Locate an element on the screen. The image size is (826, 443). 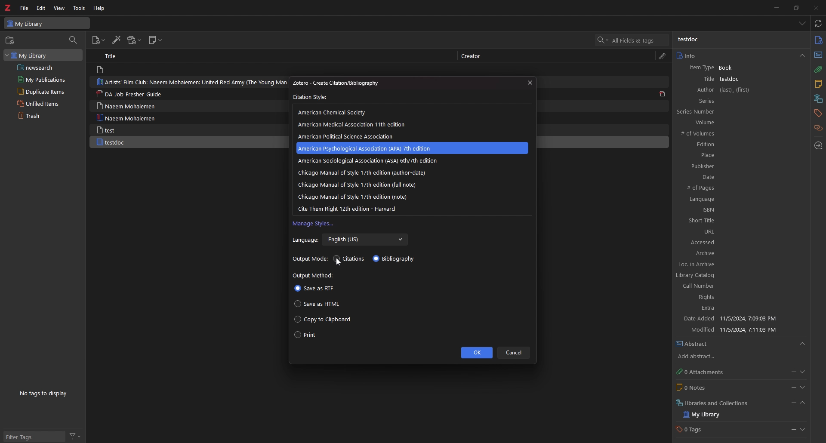
my publications is located at coordinates (42, 79).